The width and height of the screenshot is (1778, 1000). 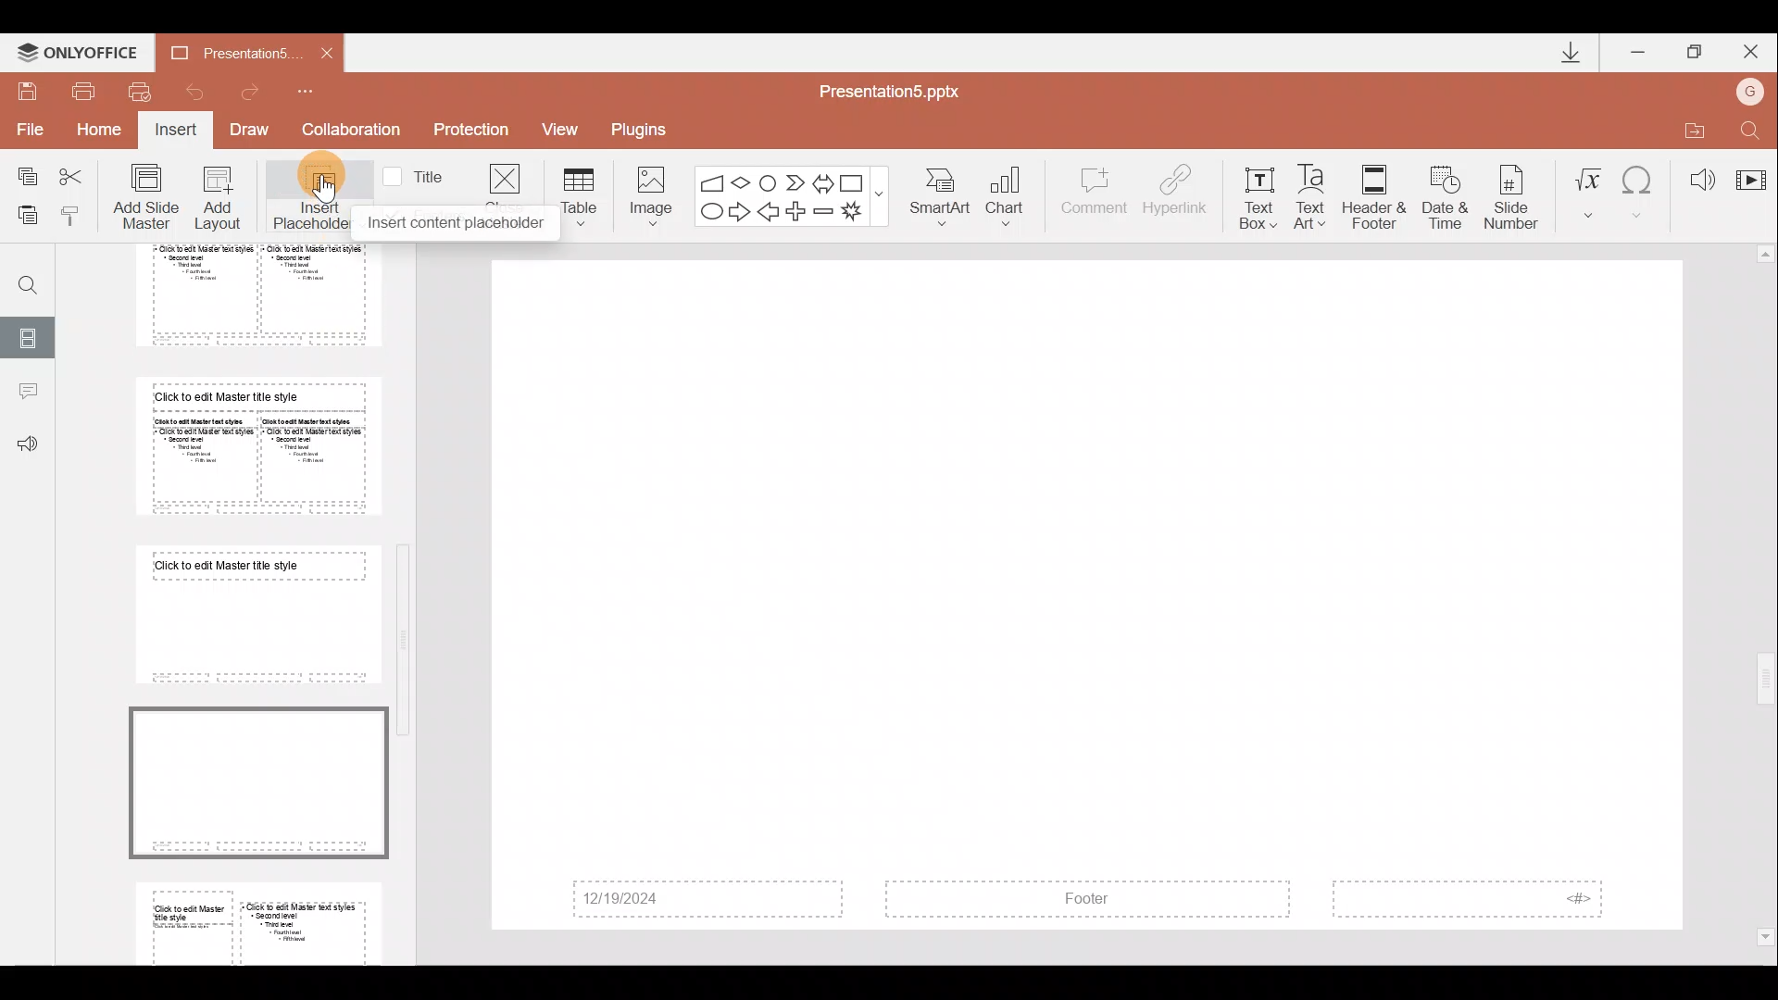 I want to click on Insert placeholder, so click(x=307, y=194).